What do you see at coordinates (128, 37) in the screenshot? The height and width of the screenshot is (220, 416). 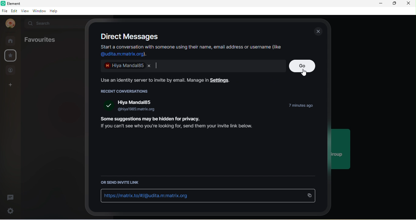 I see `direct messages` at bounding box center [128, 37].